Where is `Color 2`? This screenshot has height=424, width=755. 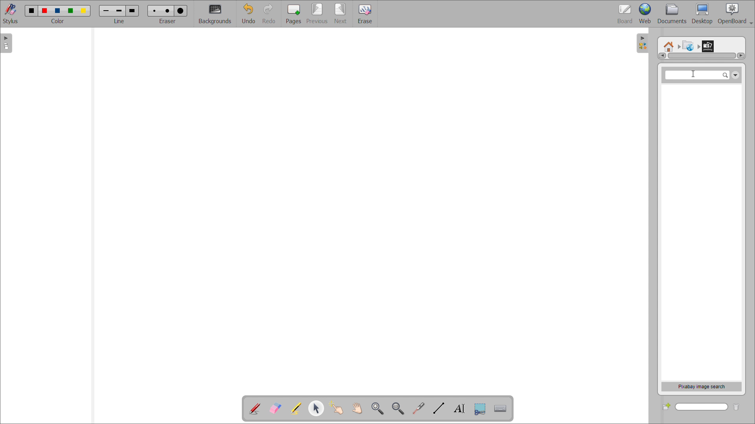 Color 2 is located at coordinates (45, 10).